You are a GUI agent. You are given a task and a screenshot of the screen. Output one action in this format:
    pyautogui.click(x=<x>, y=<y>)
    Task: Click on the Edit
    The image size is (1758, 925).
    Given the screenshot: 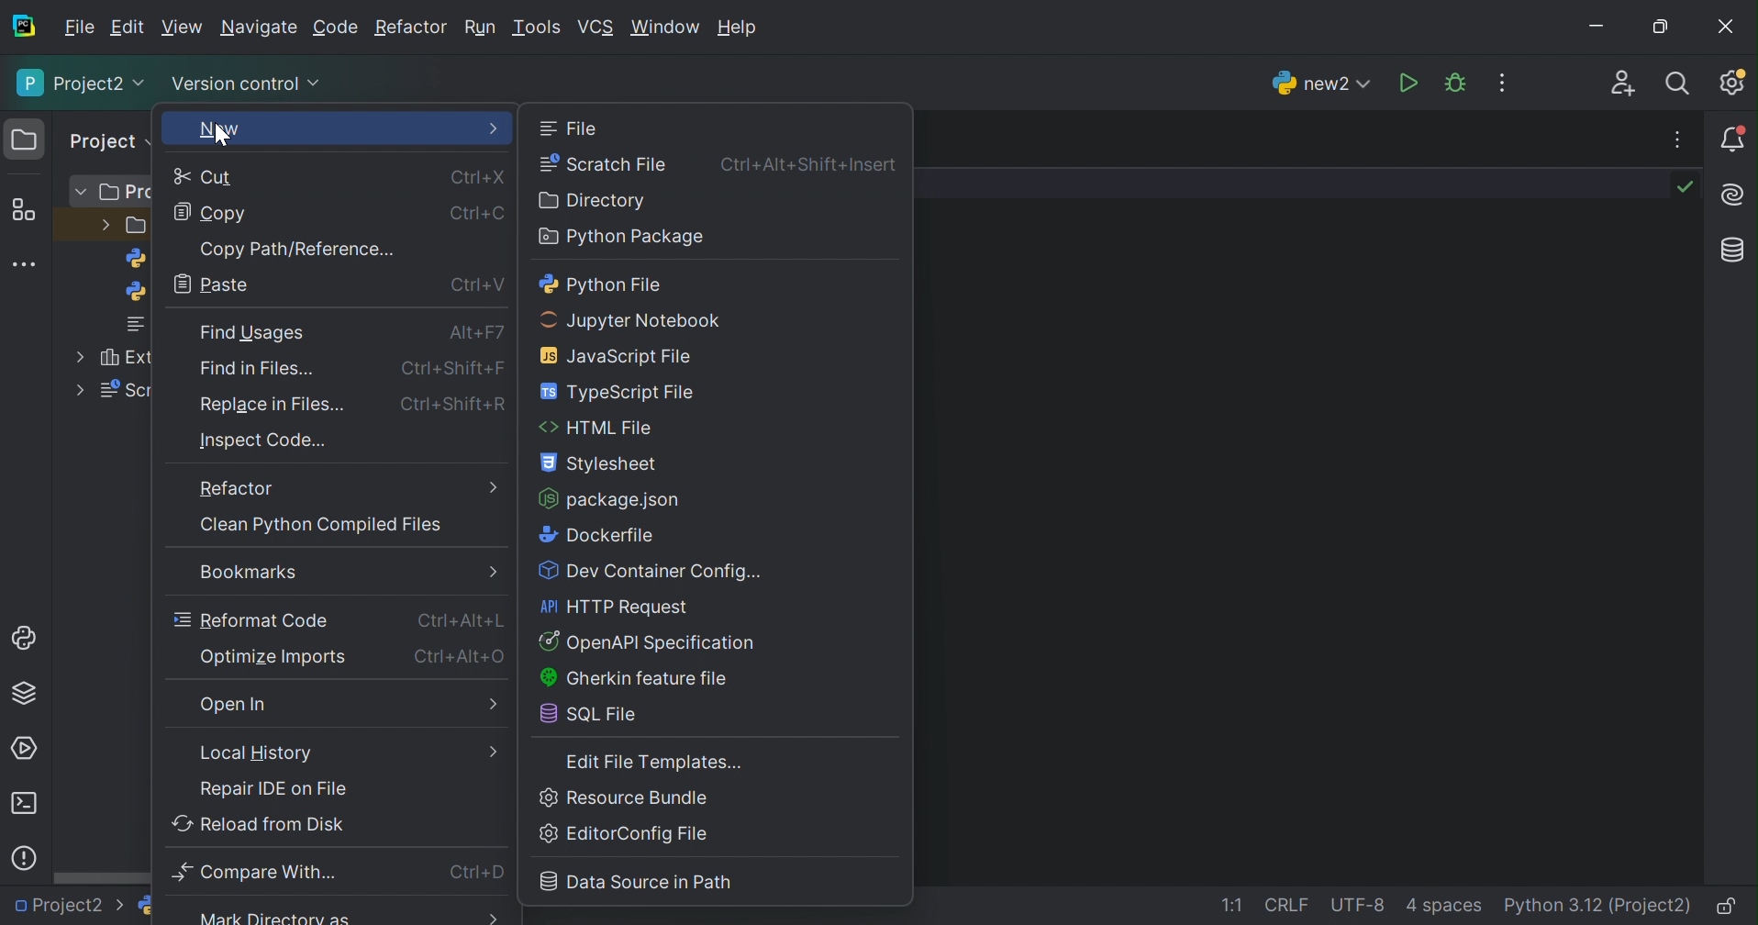 What is the action you would take?
    pyautogui.click(x=128, y=28)
    